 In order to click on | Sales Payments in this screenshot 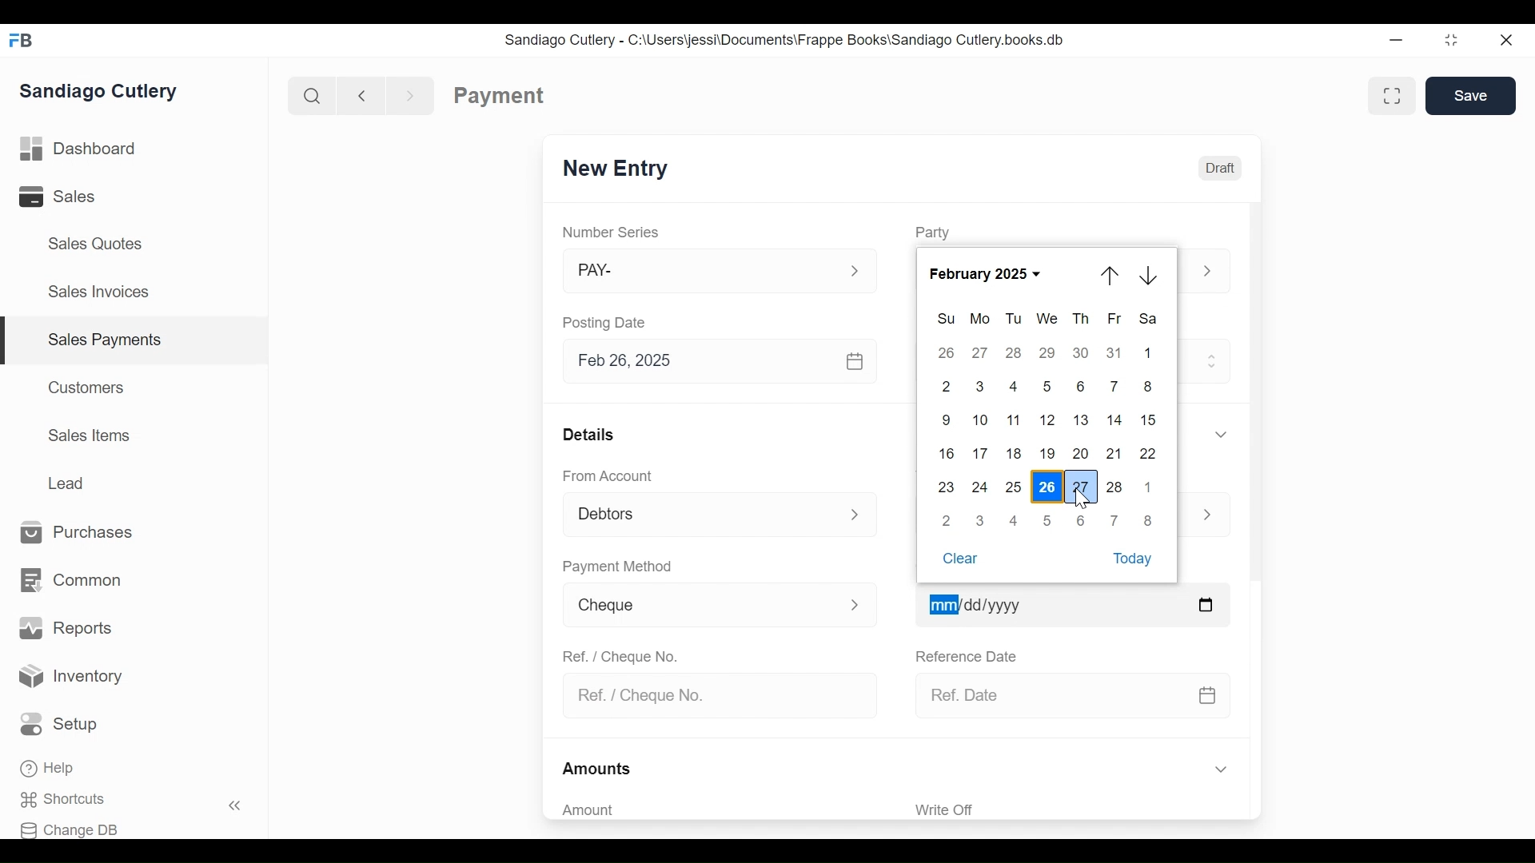, I will do `click(136, 341)`.